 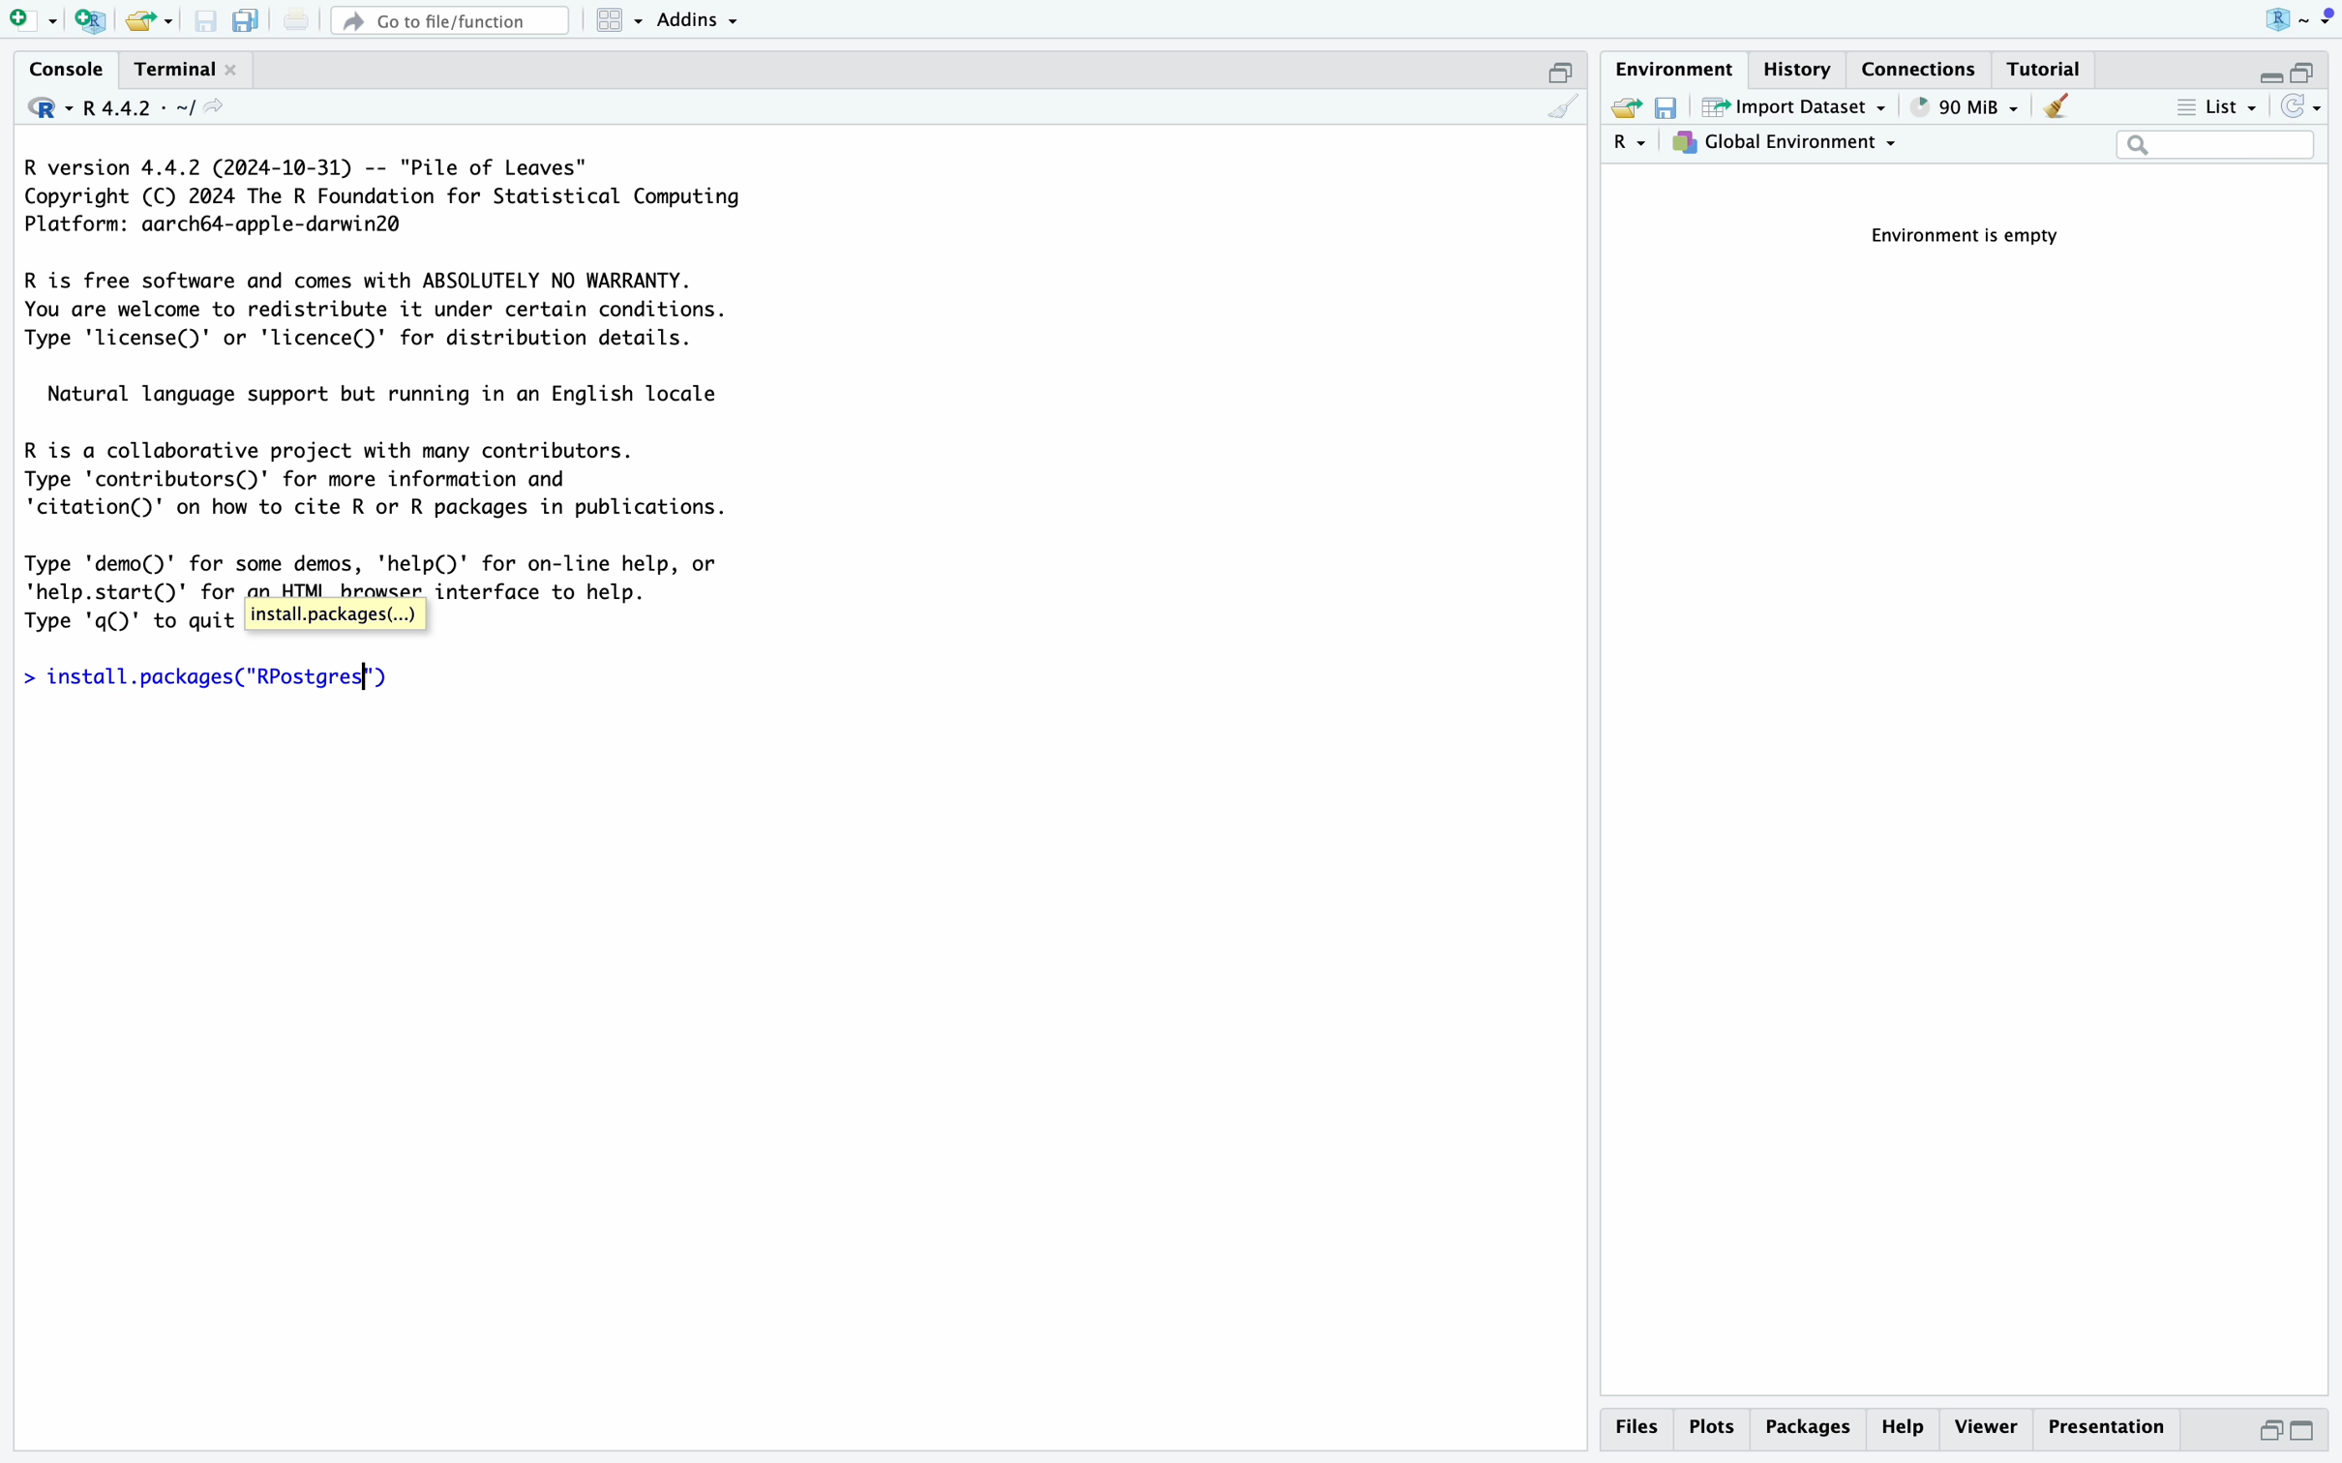 What do you see at coordinates (390, 567) in the screenshot?
I see `demo and help of R` at bounding box center [390, 567].